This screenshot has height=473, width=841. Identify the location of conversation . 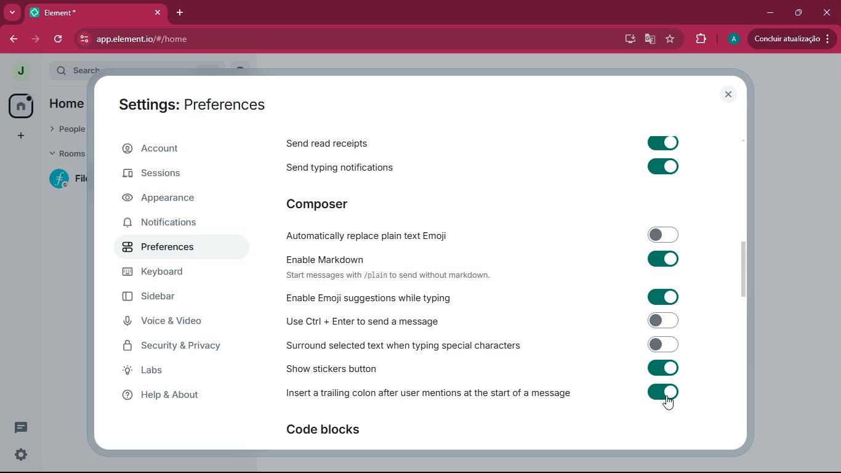
(20, 427).